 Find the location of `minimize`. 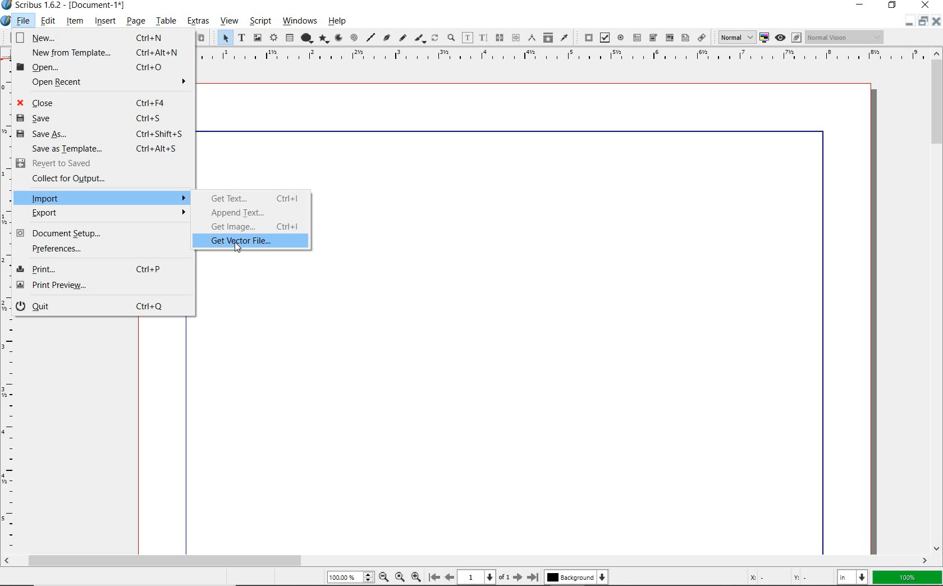

minimize is located at coordinates (863, 5).